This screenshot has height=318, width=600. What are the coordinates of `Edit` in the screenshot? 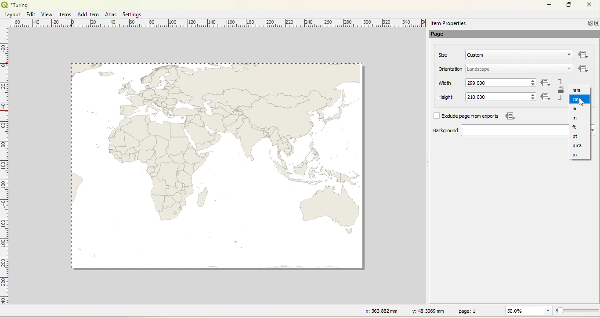 It's located at (30, 14).